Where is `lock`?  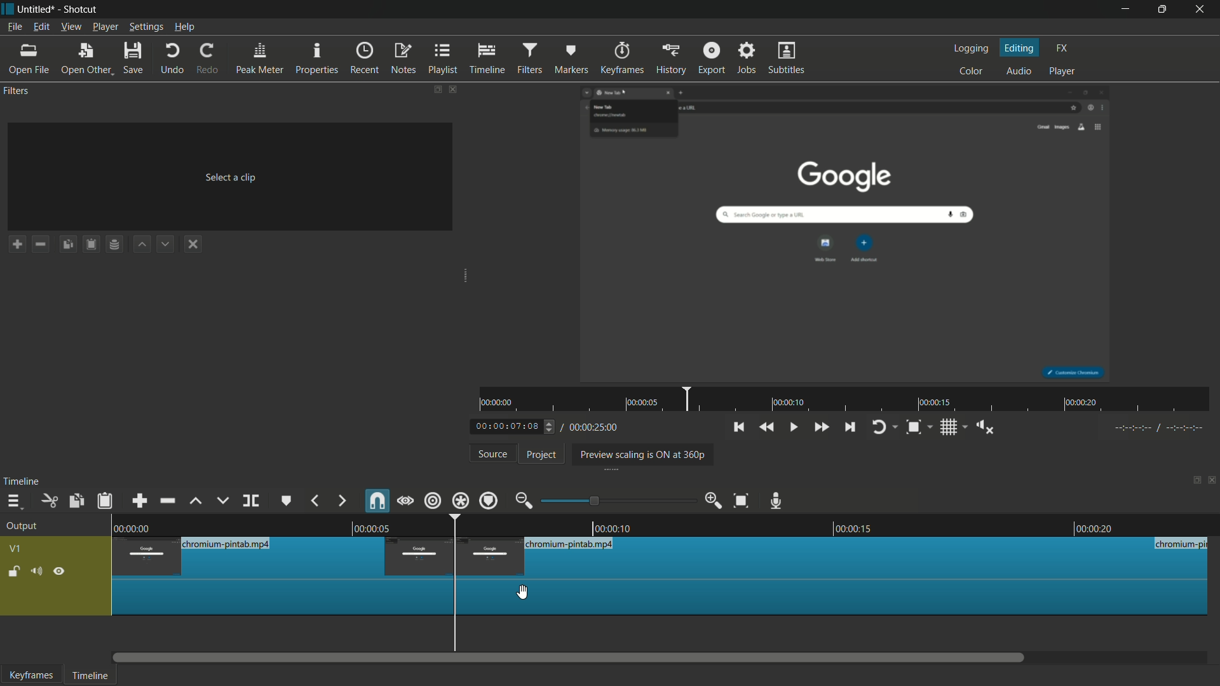 lock is located at coordinates (14, 573).